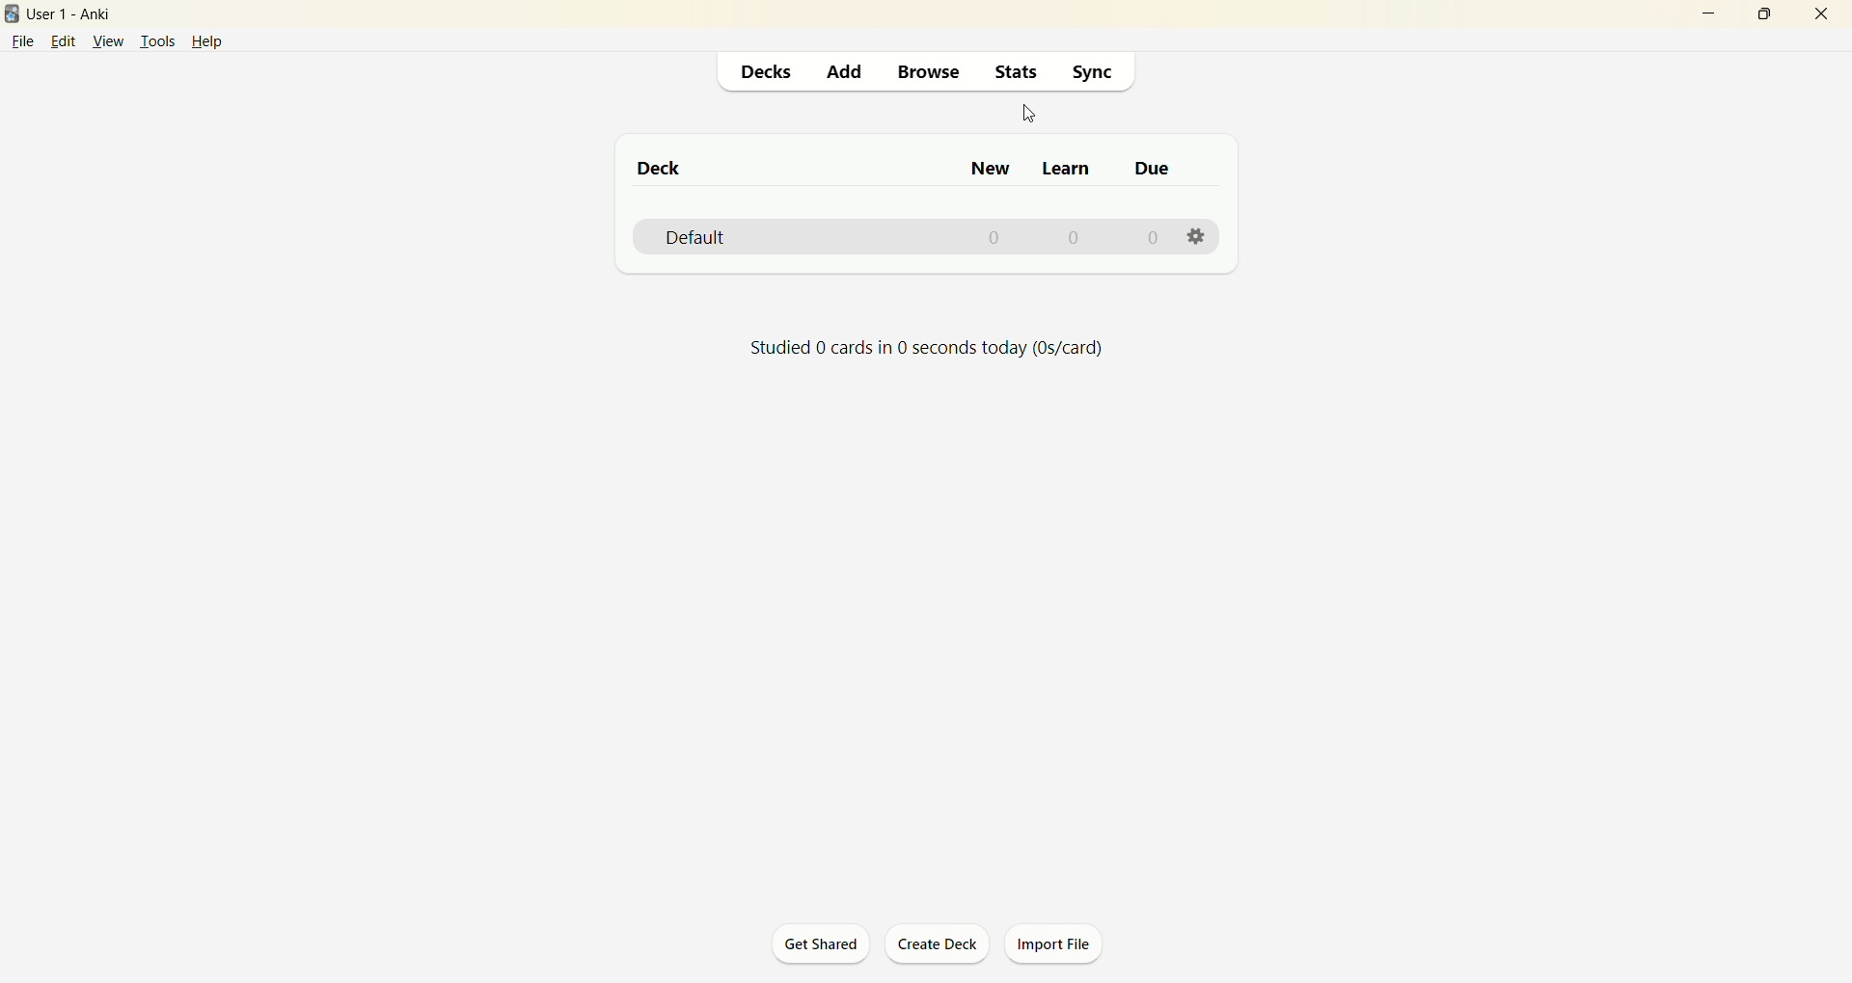 The width and height of the screenshot is (1852, 983). Describe the element at coordinates (843, 73) in the screenshot. I see `add` at that location.